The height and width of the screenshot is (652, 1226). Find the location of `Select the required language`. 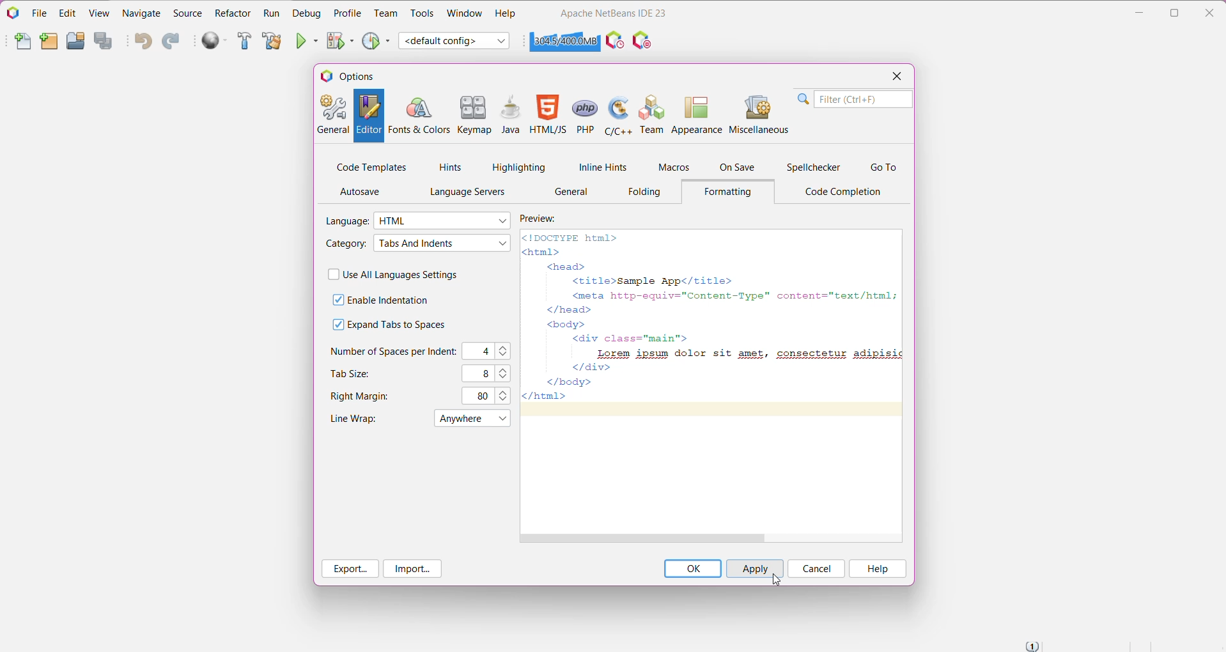

Select the required language is located at coordinates (444, 221).